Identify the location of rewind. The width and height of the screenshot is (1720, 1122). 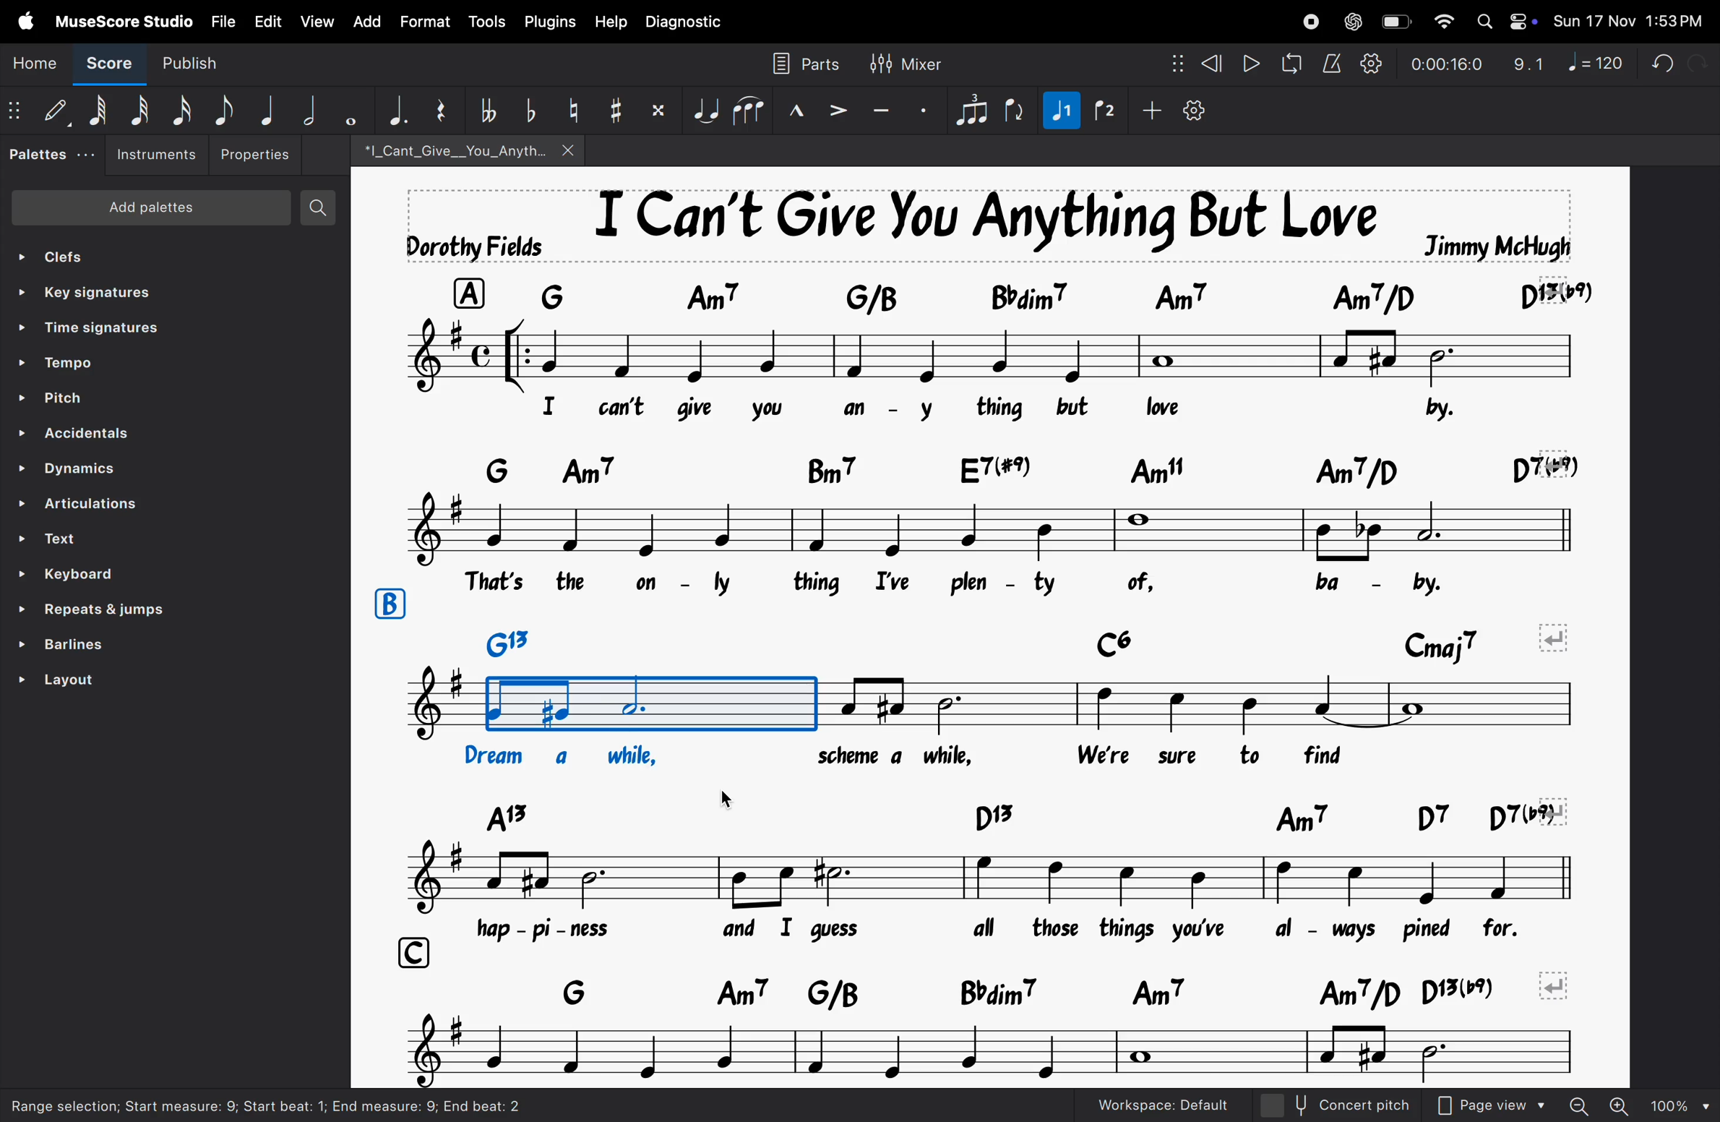
(1211, 61).